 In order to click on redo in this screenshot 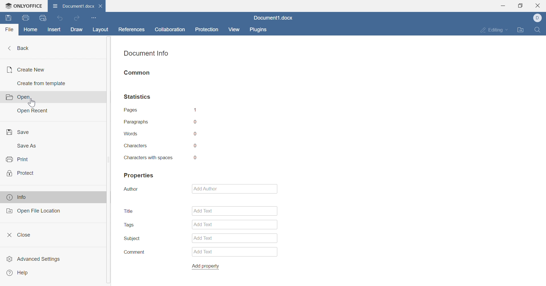, I will do `click(77, 18)`.